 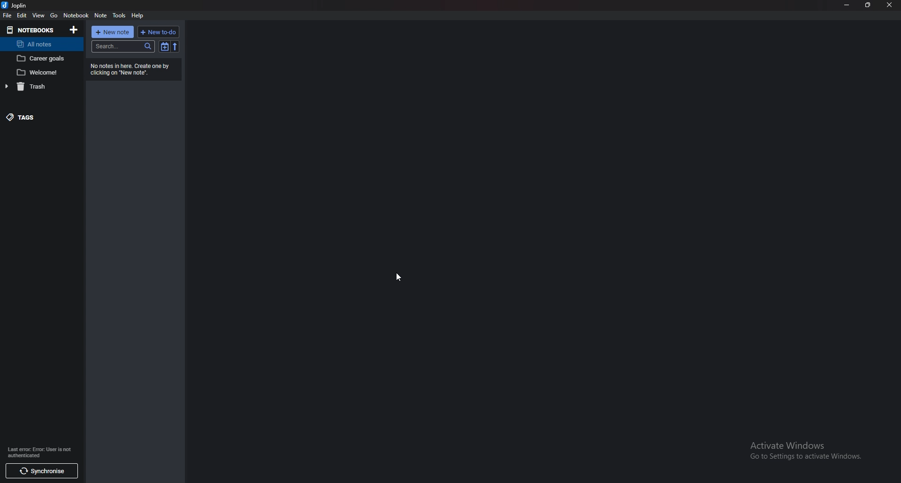 I want to click on Activate Windows, so click(x=802, y=450).